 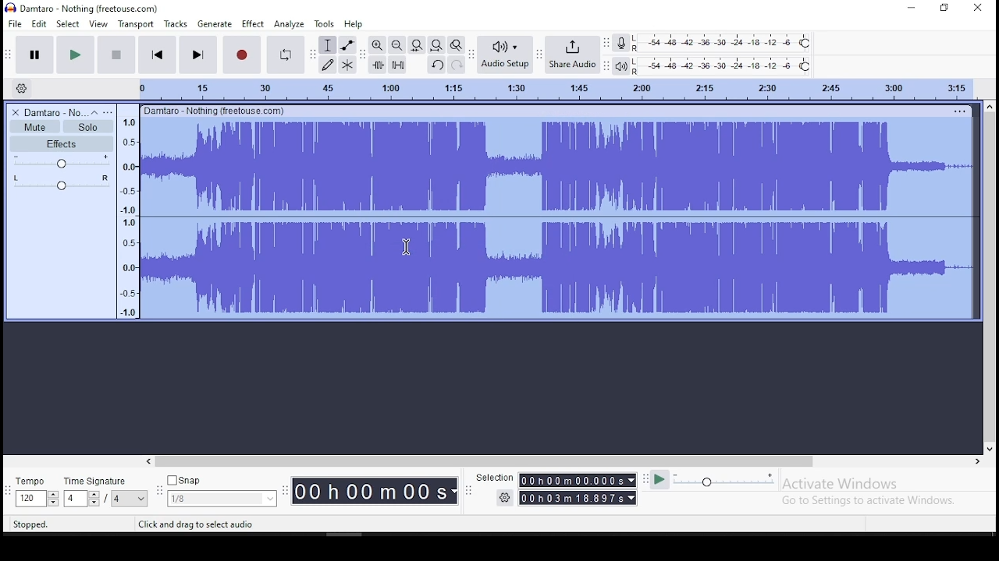 What do you see at coordinates (40, 23) in the screenshot?
I see `edit` at bounding box center [40, 23].